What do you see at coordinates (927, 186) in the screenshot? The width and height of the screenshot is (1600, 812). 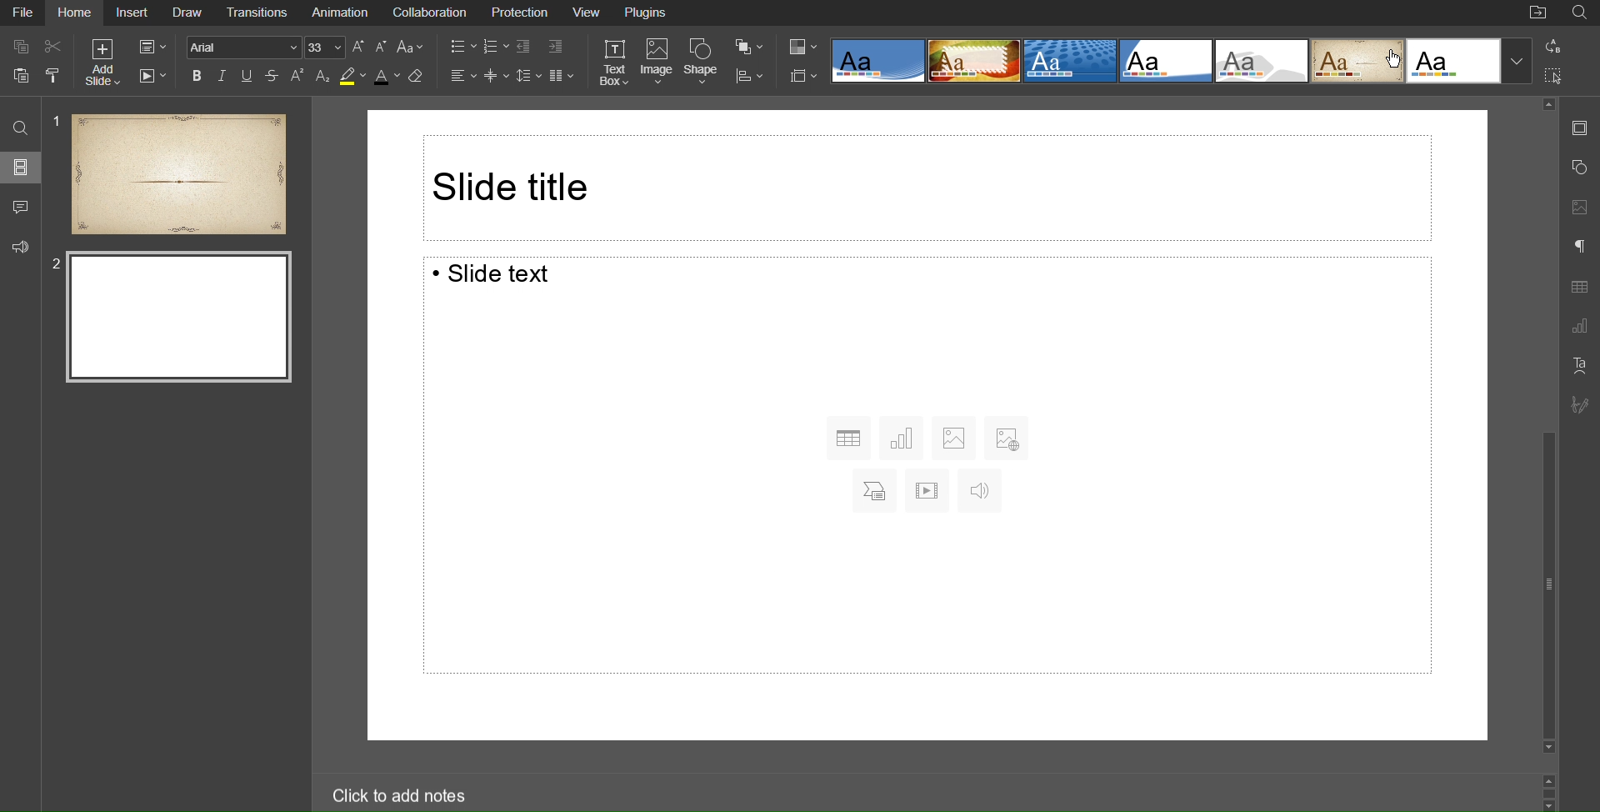 I see `Slide Title` at bounding box center [927, 186].